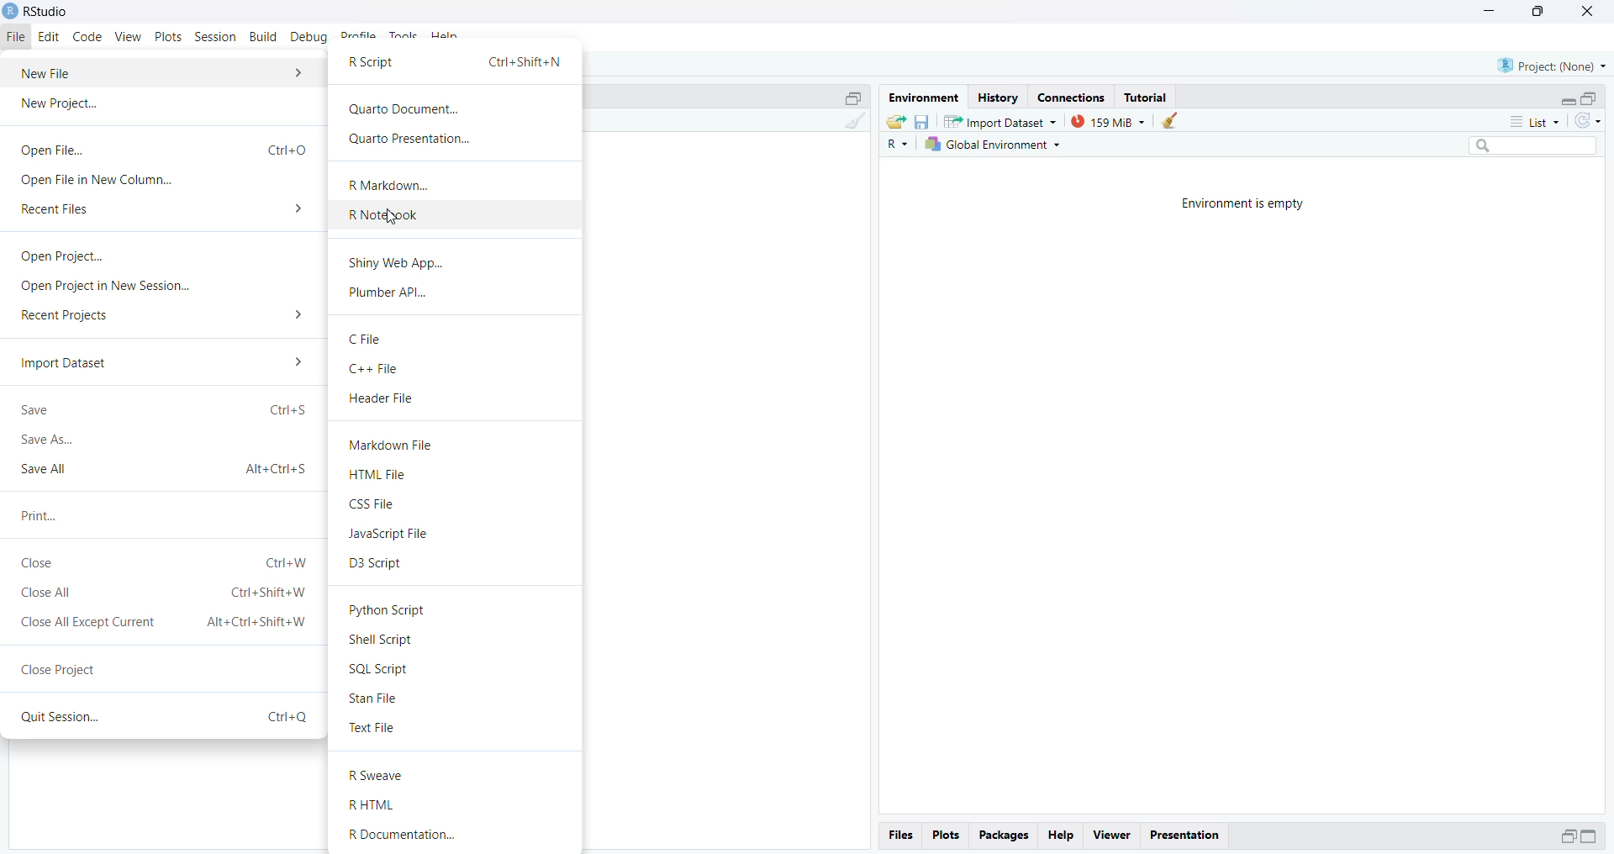 The image size is (1614, 854). What do you see at coordinates (1527, 121) in the screenshot?
I see `list` at bounding box center [1527, 121].